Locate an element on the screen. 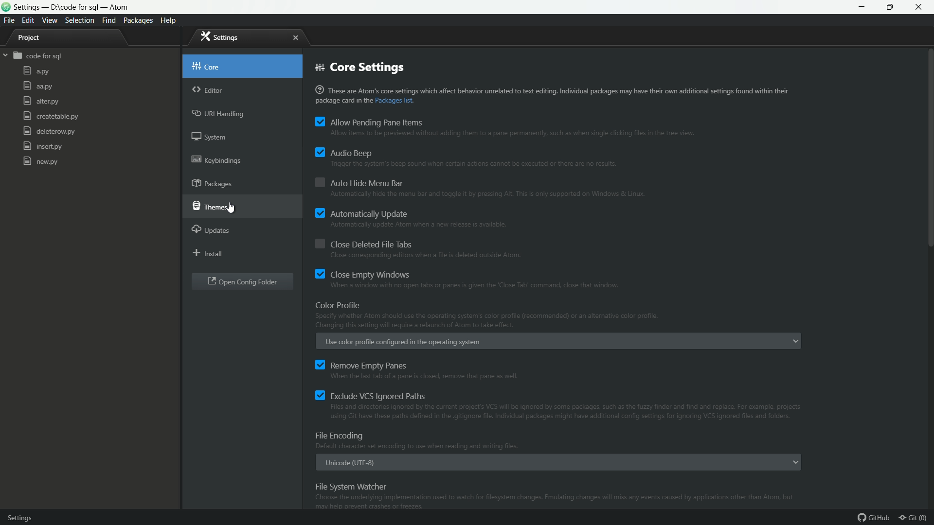 Image resolution: width=934 pixels, height=525 pixels. settings is located at coordinates (28, 516).